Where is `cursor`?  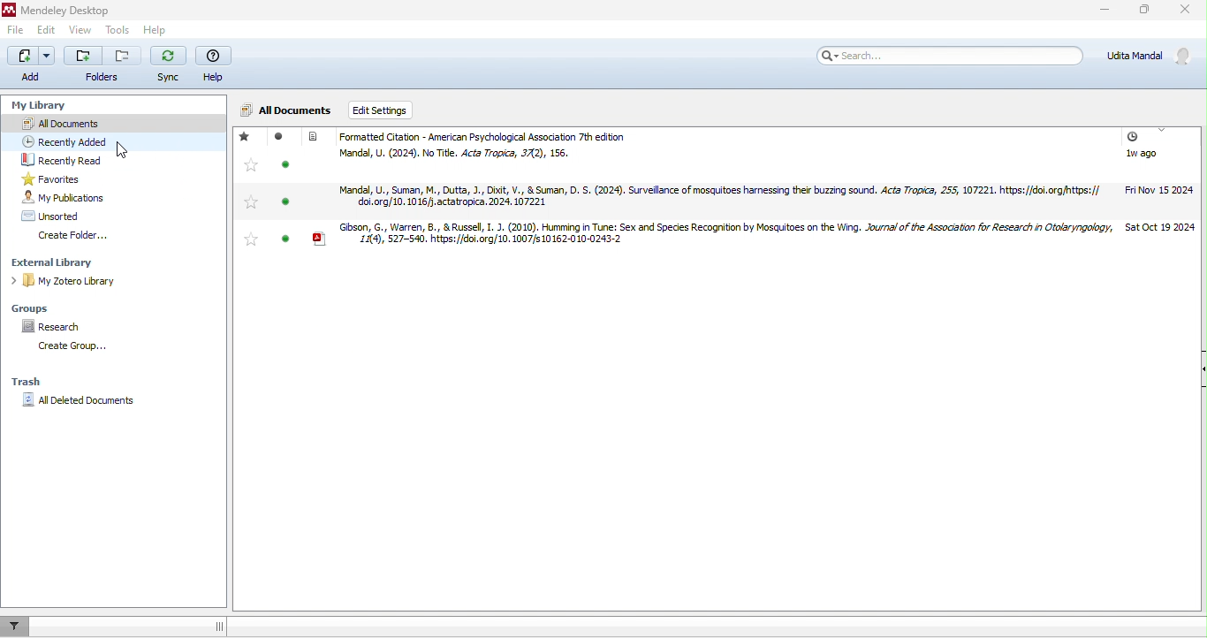
cursor is located at coordinates (123, 151).